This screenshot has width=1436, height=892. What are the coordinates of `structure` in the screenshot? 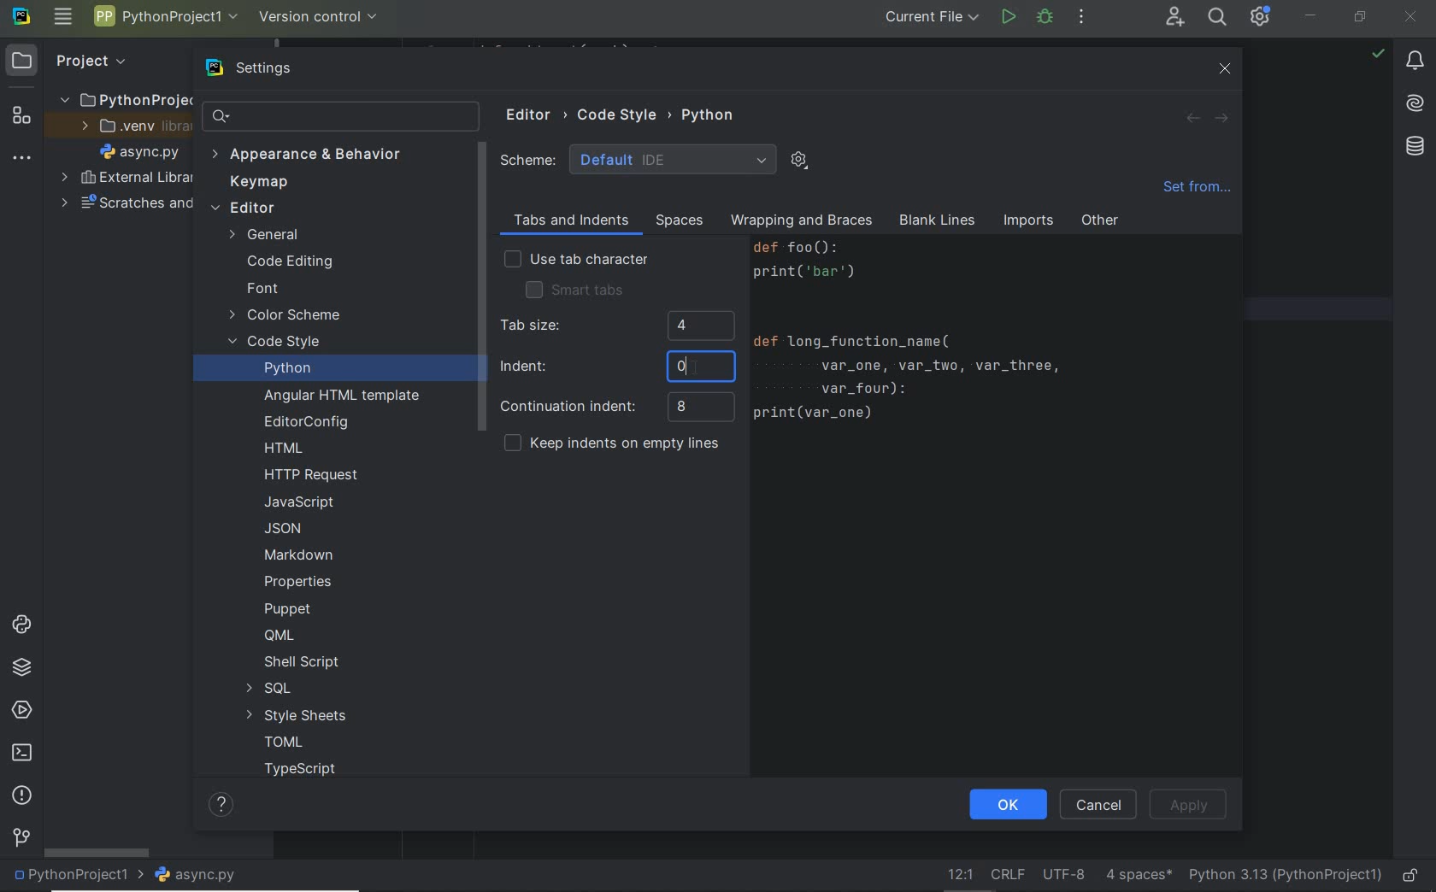 It's located at (20, 118).